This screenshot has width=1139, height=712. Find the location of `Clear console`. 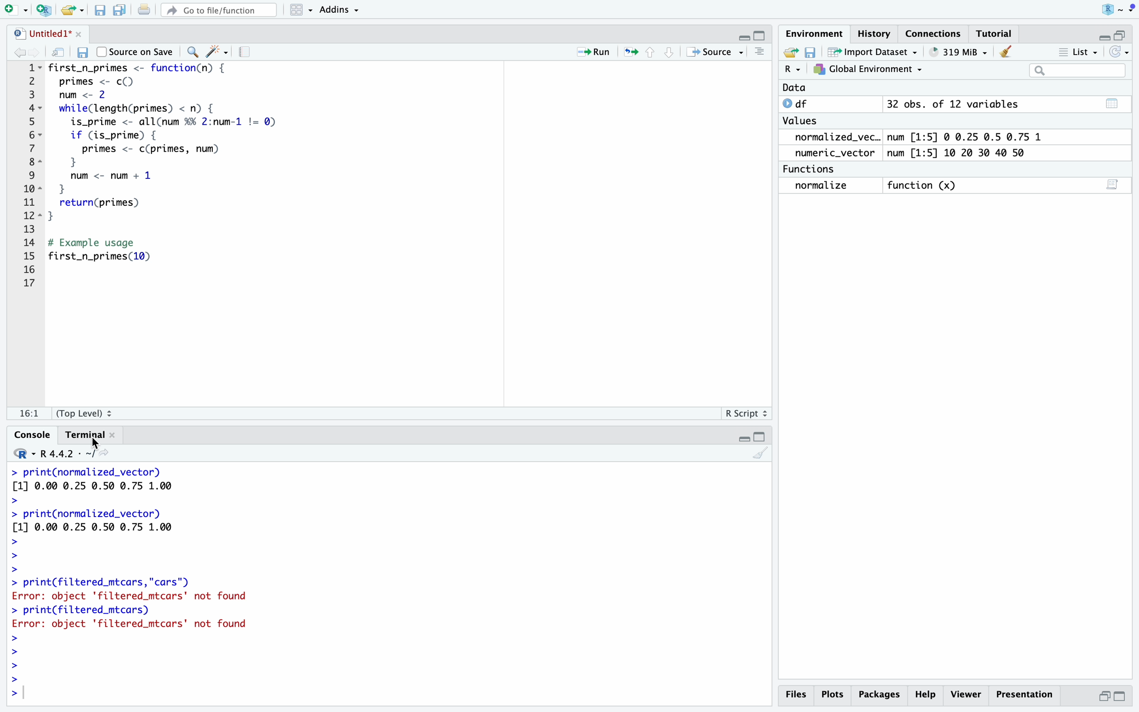

Clear console is located at coordinates (1008, 50).